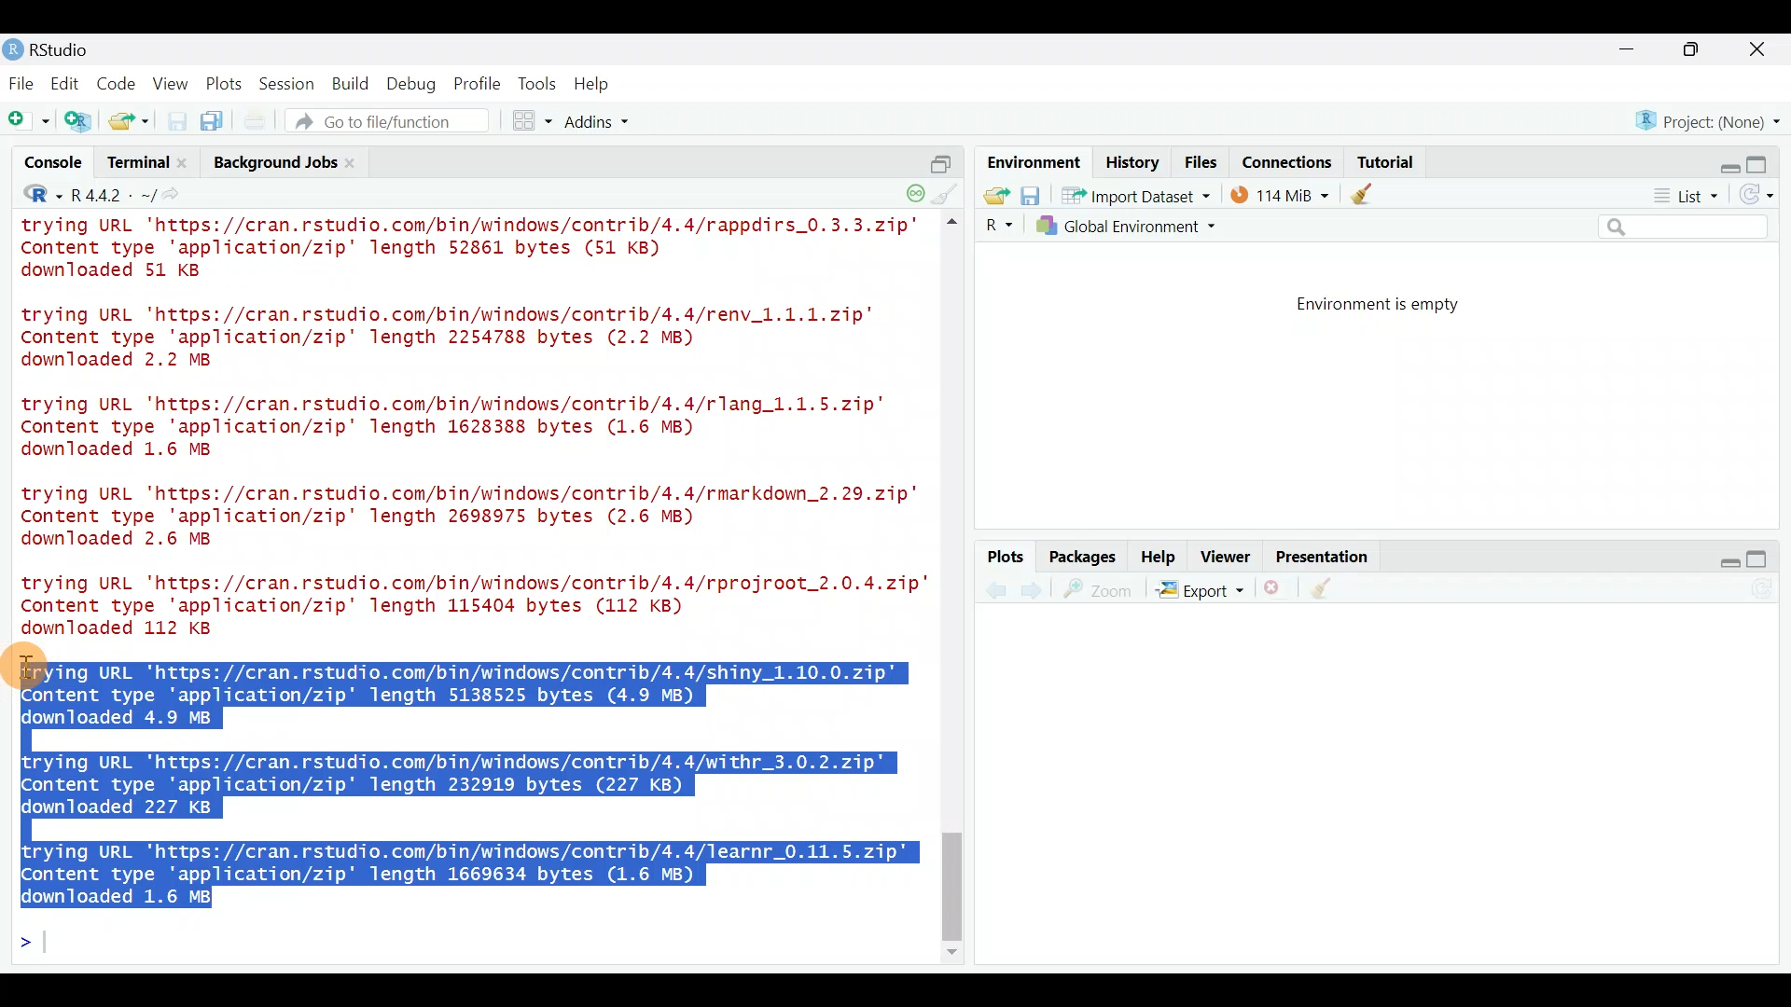  Describe the element at coordinates (1384, 159) in the screenshot. I see `Tutorial` at that location.